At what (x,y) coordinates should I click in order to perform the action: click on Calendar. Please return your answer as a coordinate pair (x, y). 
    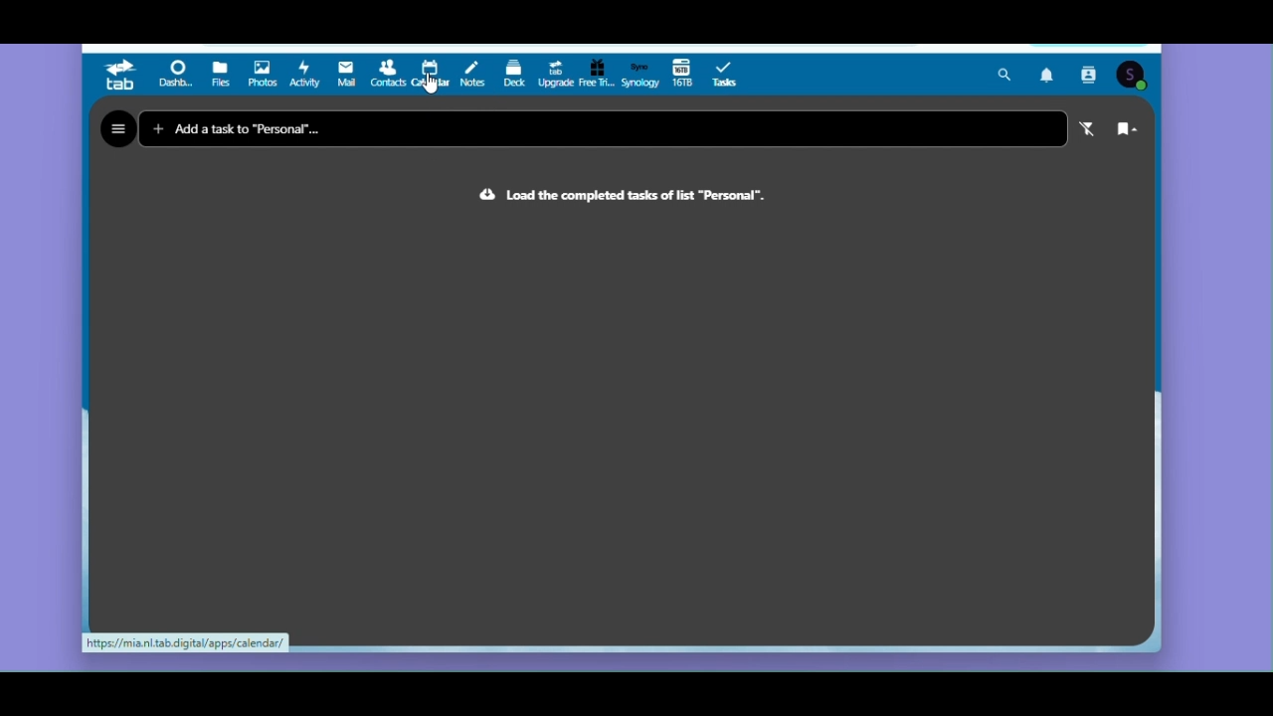
    Looking at the image, I should click on (431, 70).